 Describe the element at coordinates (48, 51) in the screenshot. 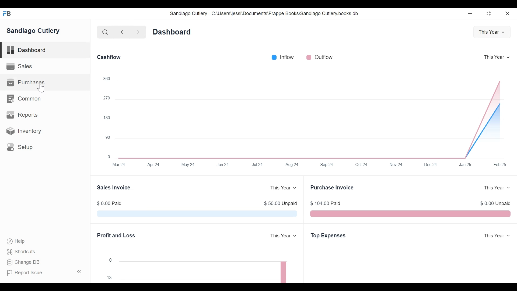

I see `Dashboard` at that location.